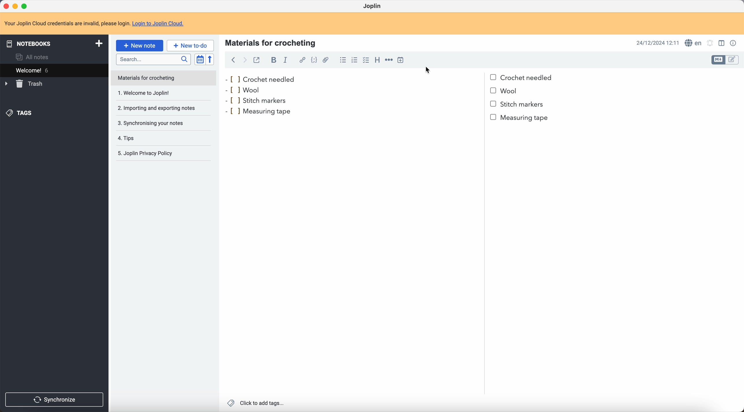  I want to click on note properties, so click(734, 43).